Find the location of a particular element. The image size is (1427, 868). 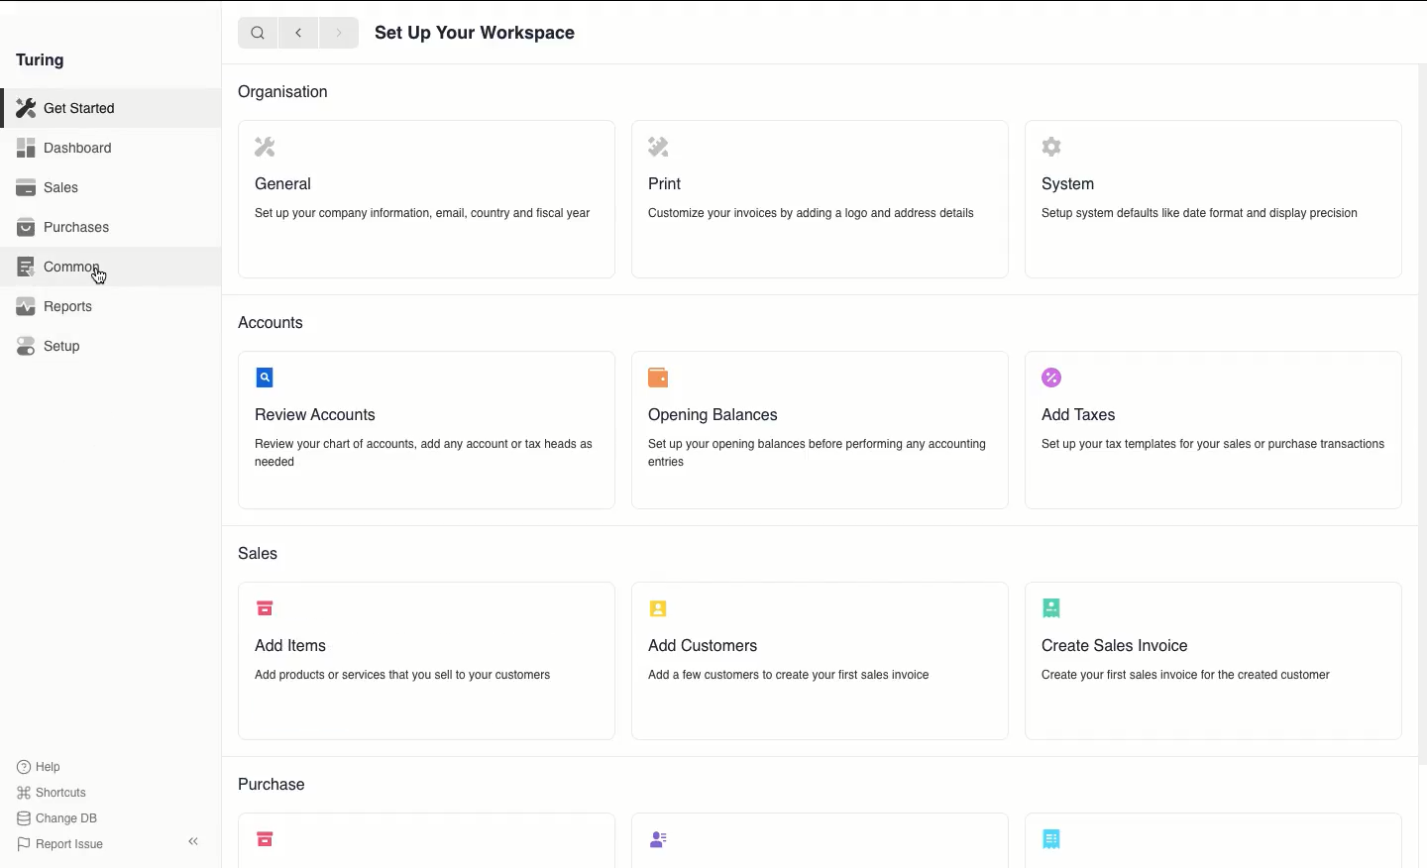

cursor is located at coordinates (101, 276).